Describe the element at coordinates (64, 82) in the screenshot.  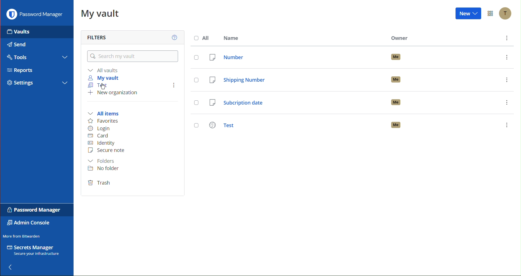
I see `expand/collapse` at that location.